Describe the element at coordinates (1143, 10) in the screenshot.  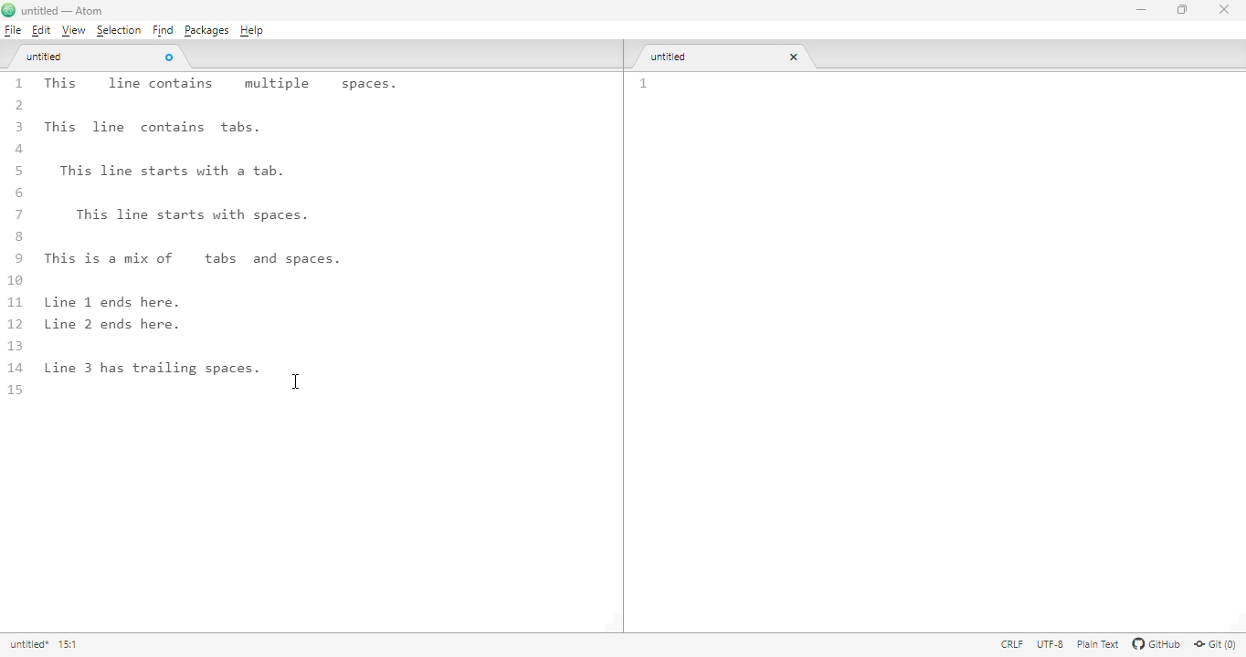
I see `minimize` at that location.